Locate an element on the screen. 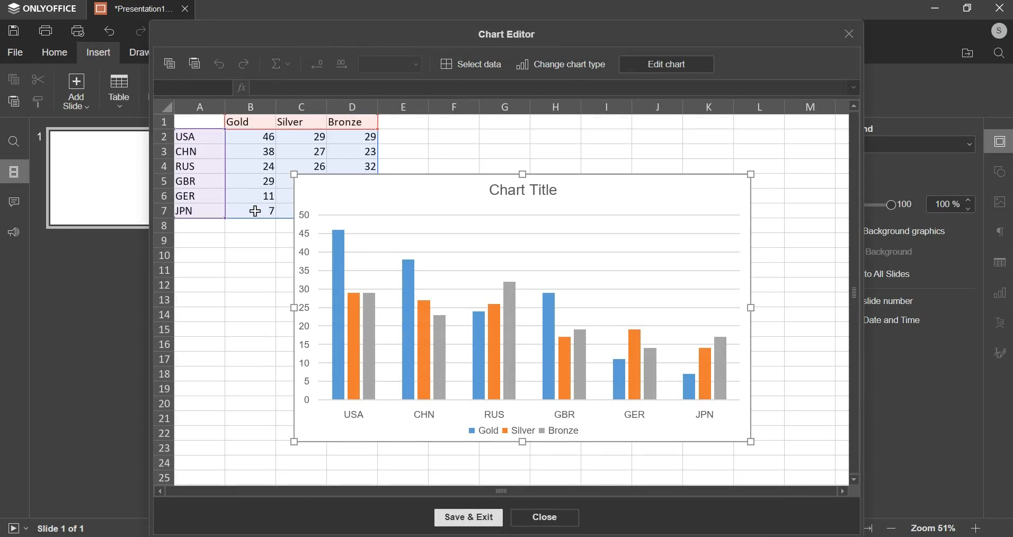 The height and width of the screenshot is (537, 1013). bronze is located at coordinates (351, 122).